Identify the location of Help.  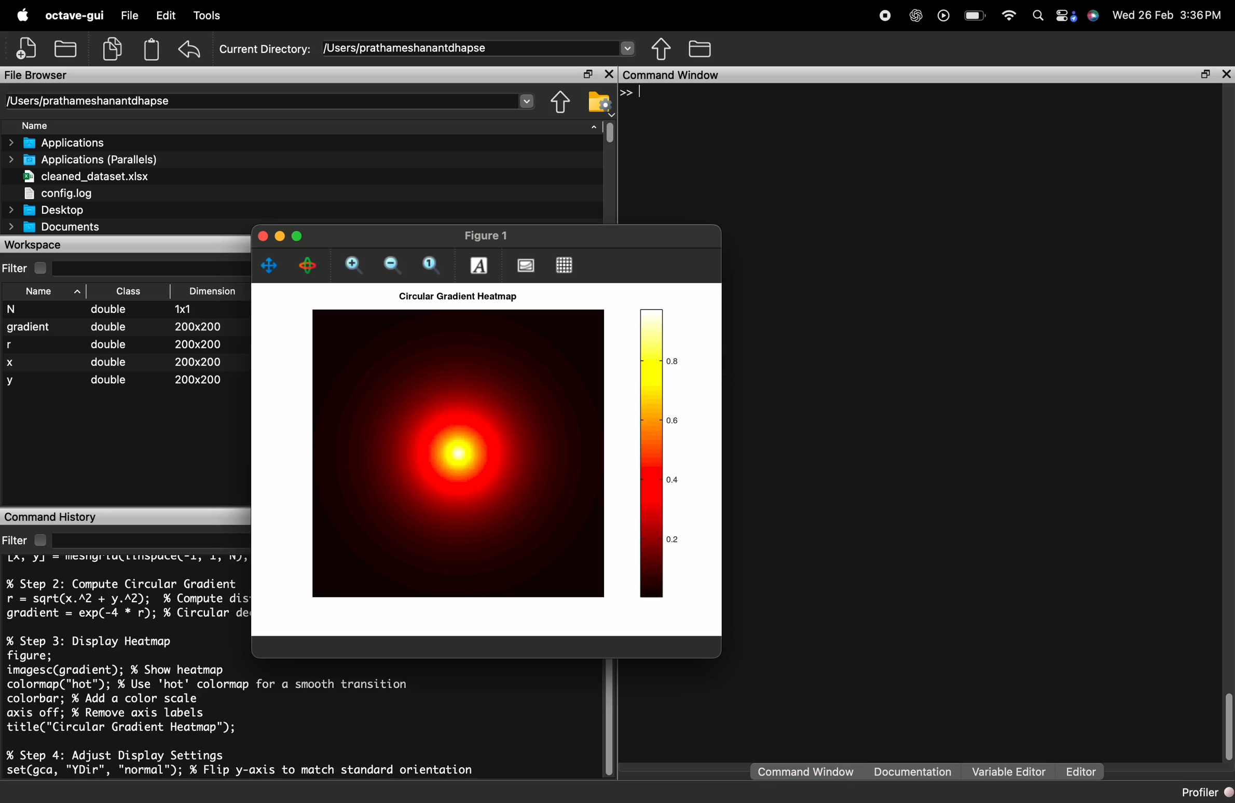
(359, 16).